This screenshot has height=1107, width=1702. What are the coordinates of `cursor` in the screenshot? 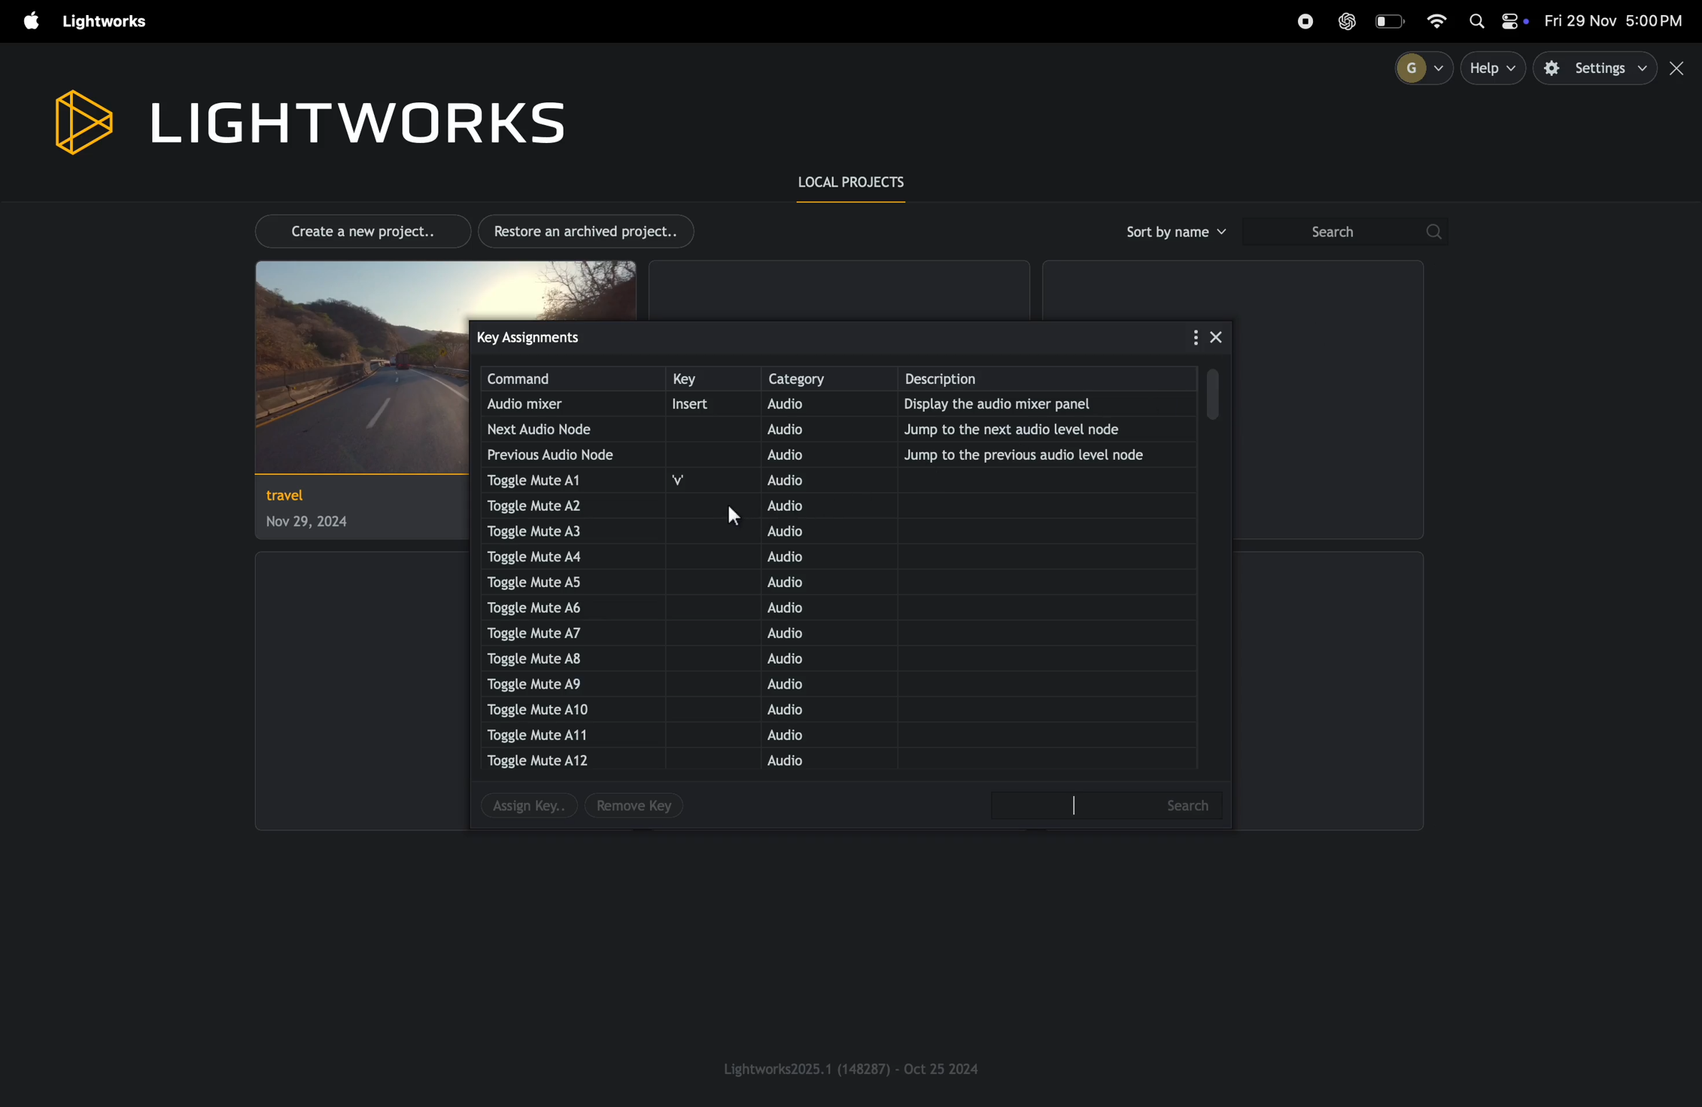 It's located at (732, 513).